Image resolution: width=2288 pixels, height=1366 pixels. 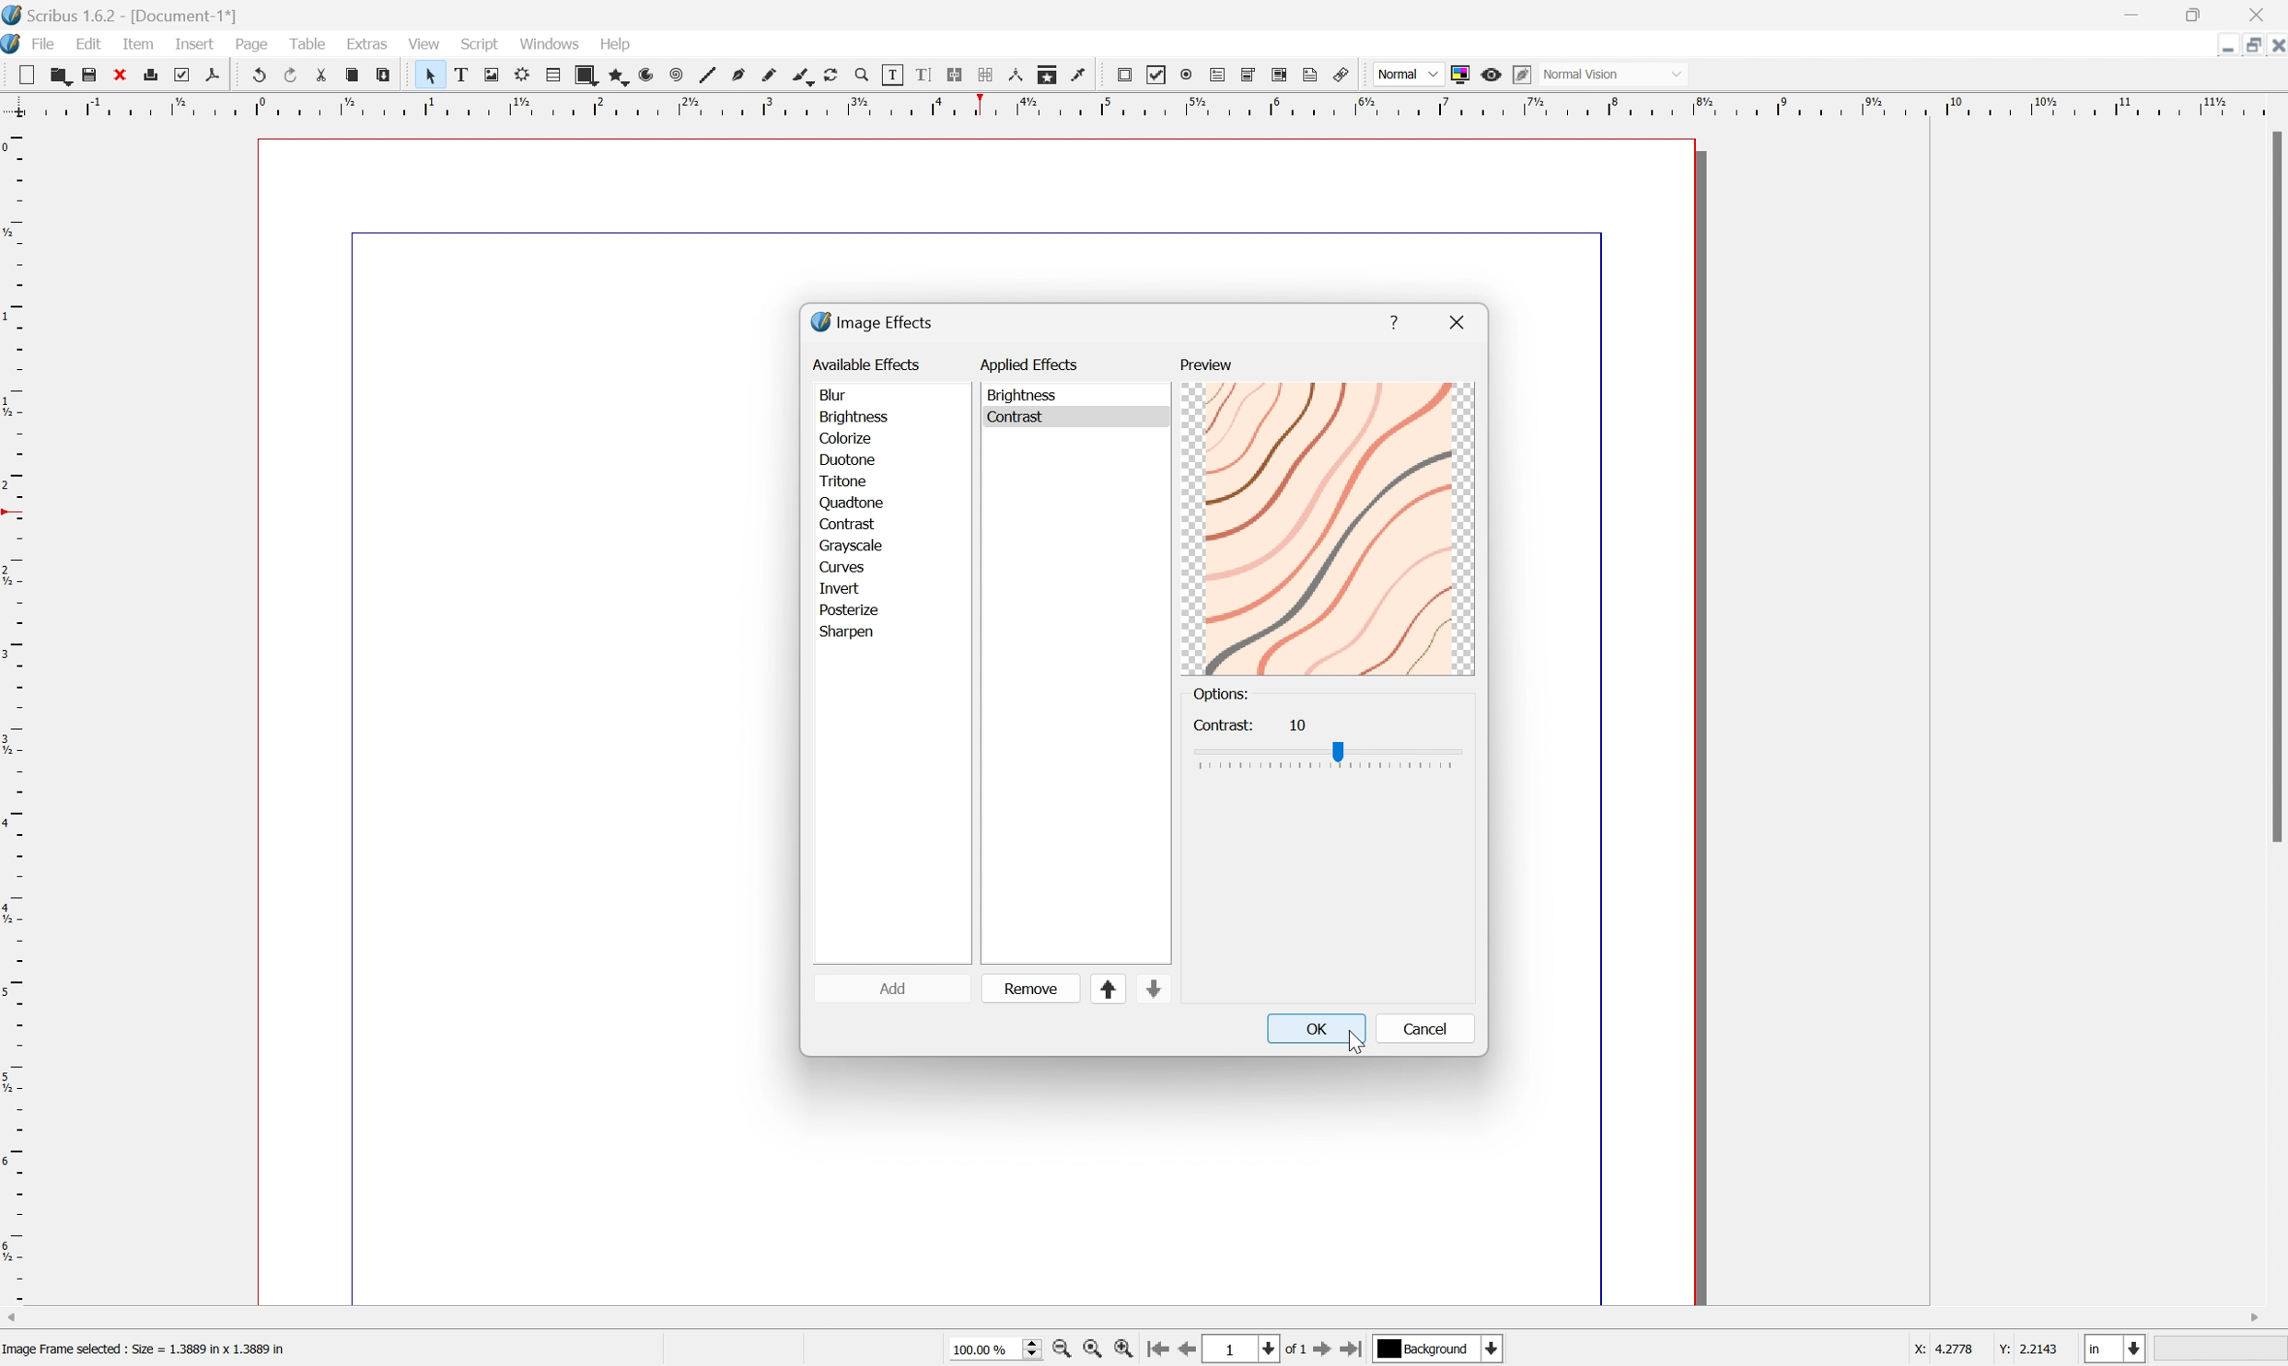 I want to click on help, so click(x=1394, y=321).